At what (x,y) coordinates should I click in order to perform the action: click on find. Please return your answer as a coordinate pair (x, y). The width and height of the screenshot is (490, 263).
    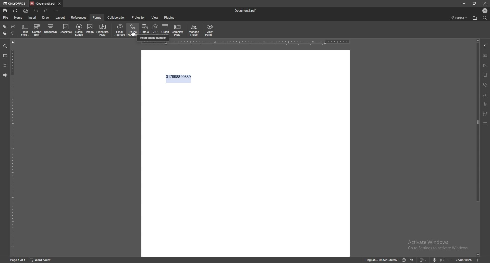
    Looking at the image, I should click on (5, 46).